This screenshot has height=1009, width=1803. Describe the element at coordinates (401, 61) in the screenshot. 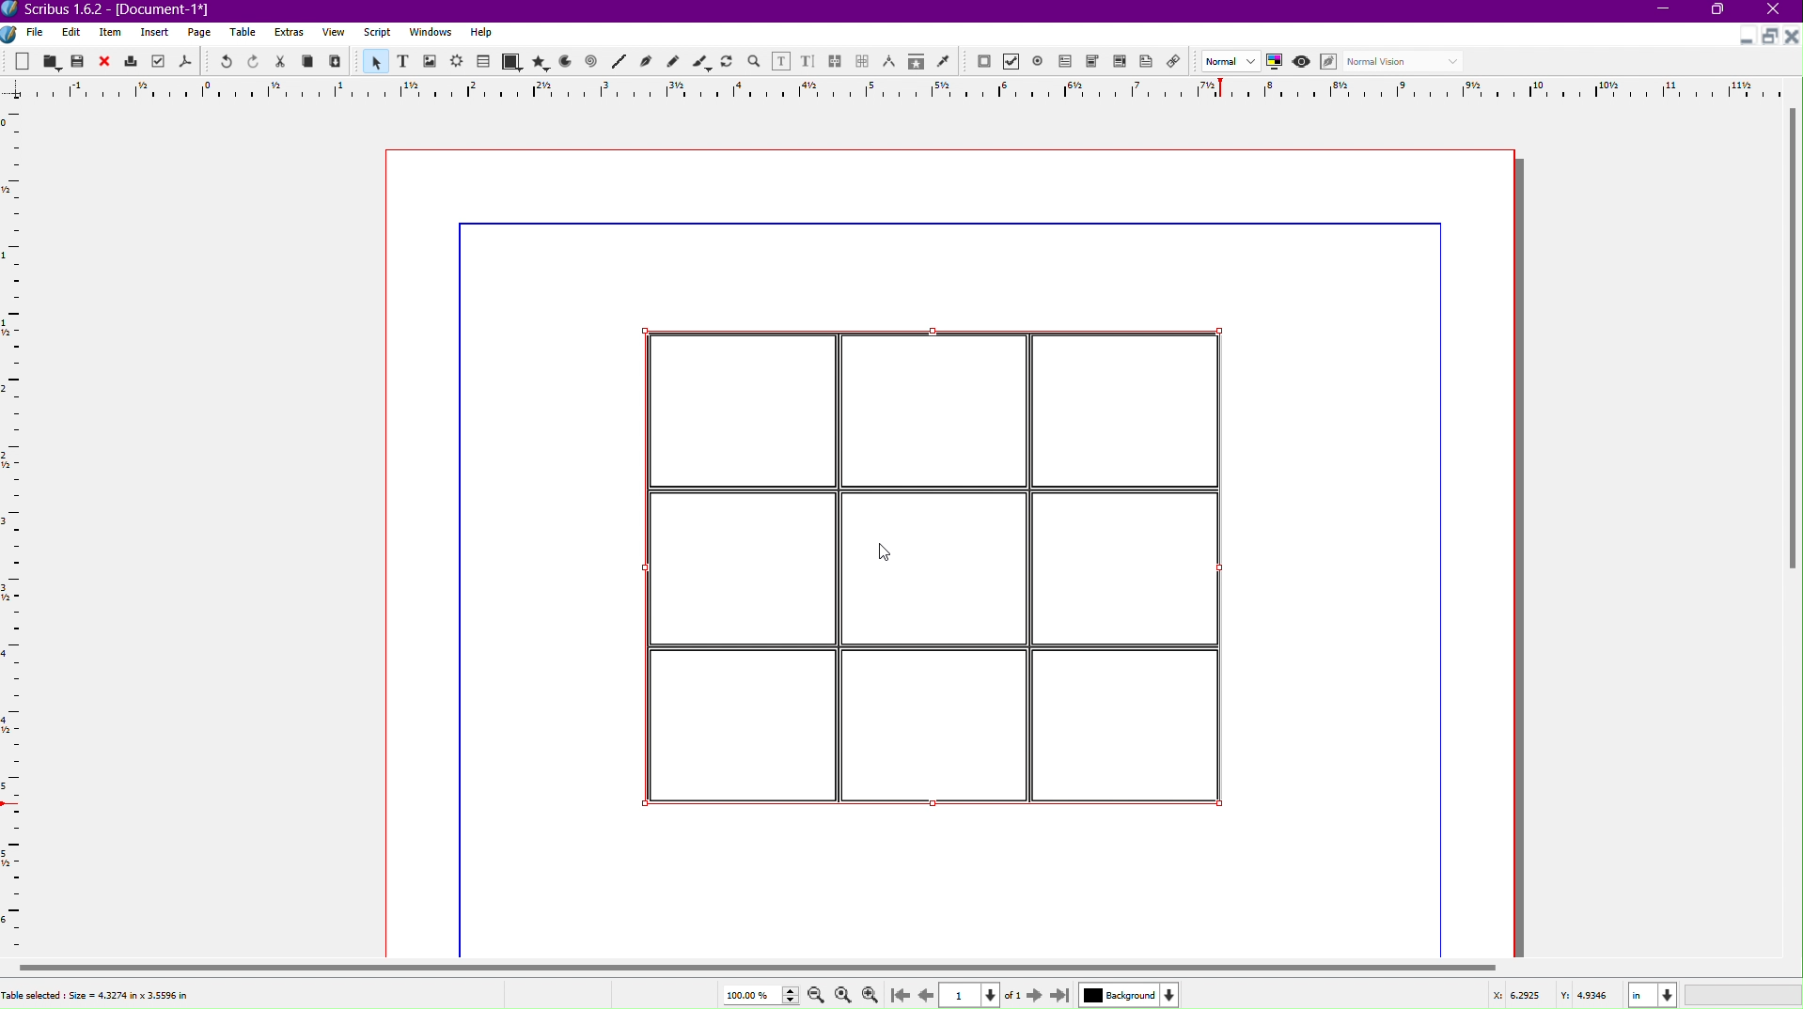

I see `Text Frame` at that location.